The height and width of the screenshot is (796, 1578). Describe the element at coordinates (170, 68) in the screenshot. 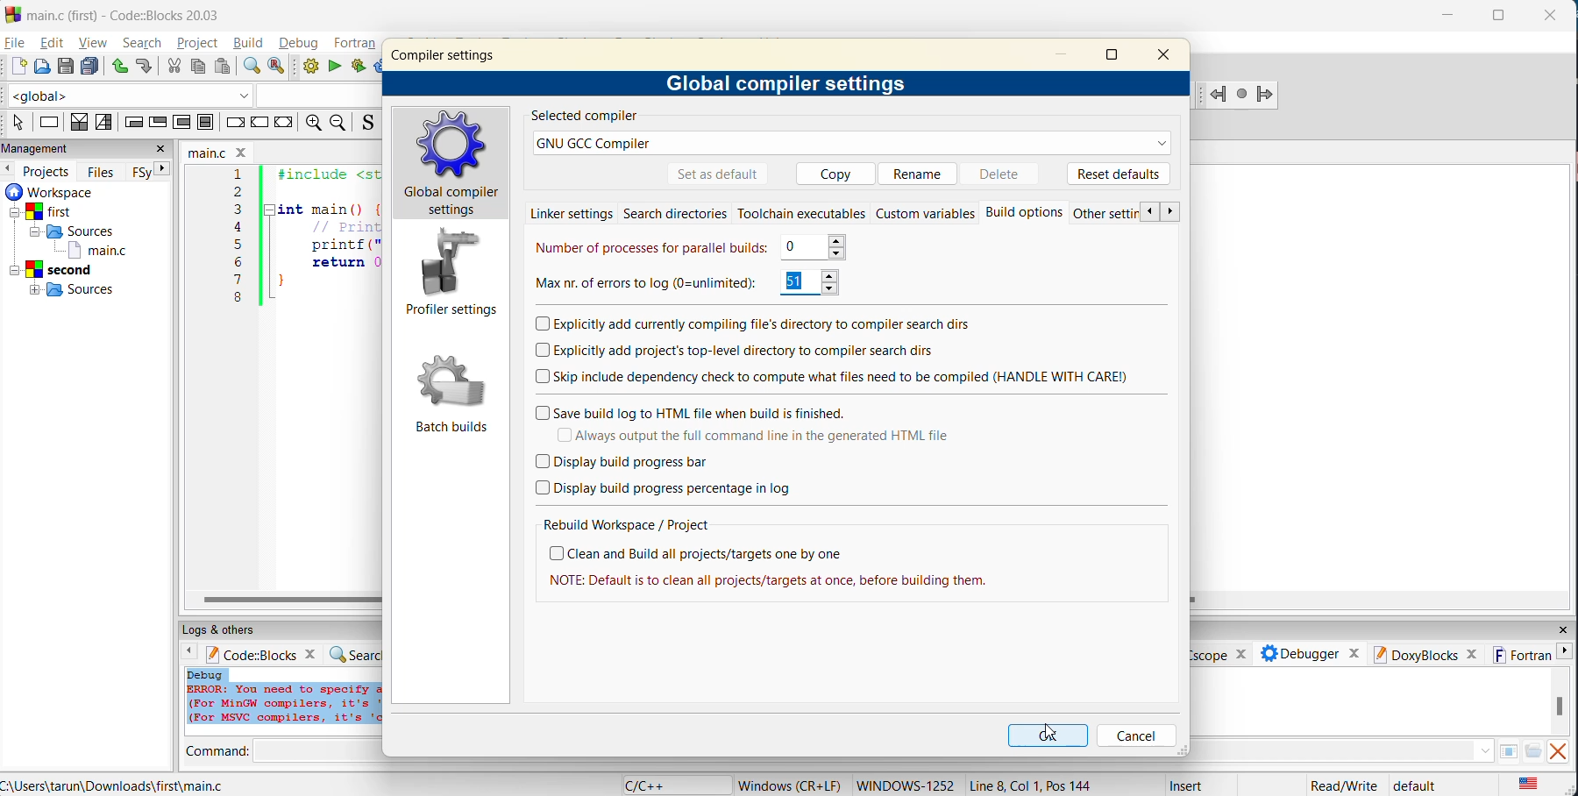

I see `cut` at that location.